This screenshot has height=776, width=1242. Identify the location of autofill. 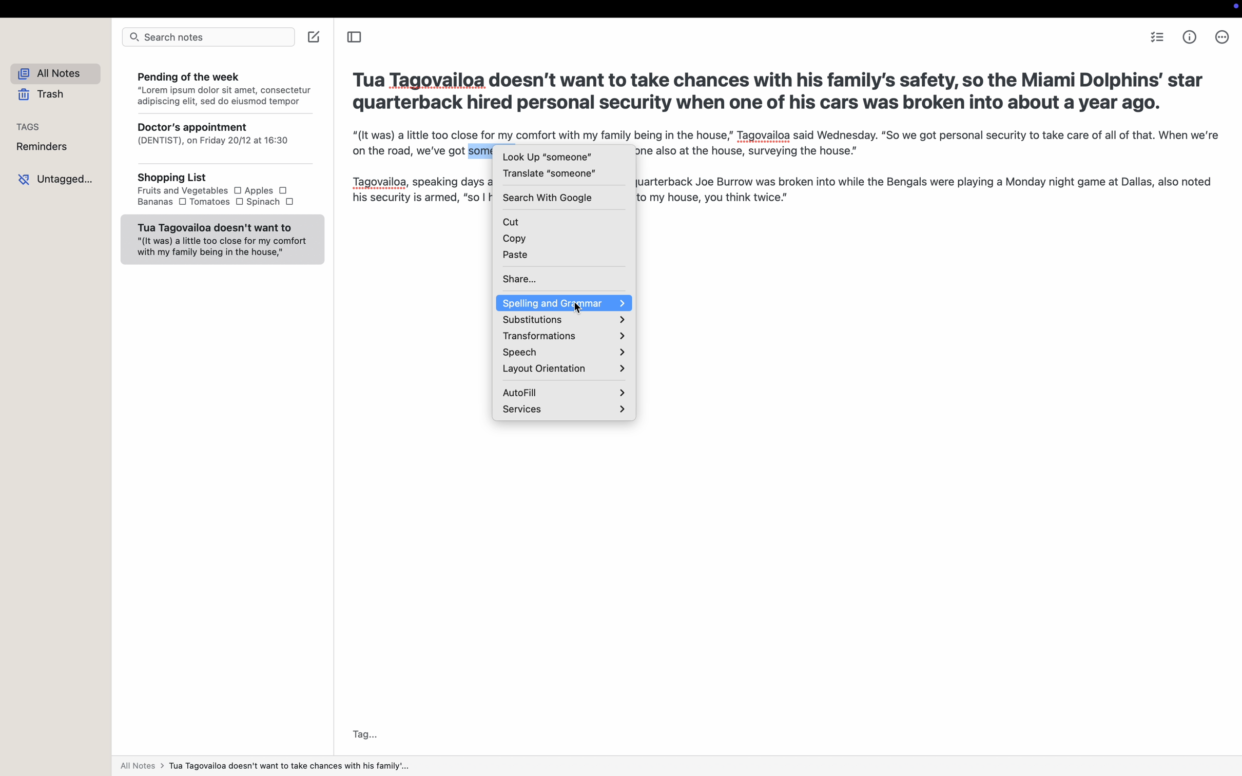
(564, 391).